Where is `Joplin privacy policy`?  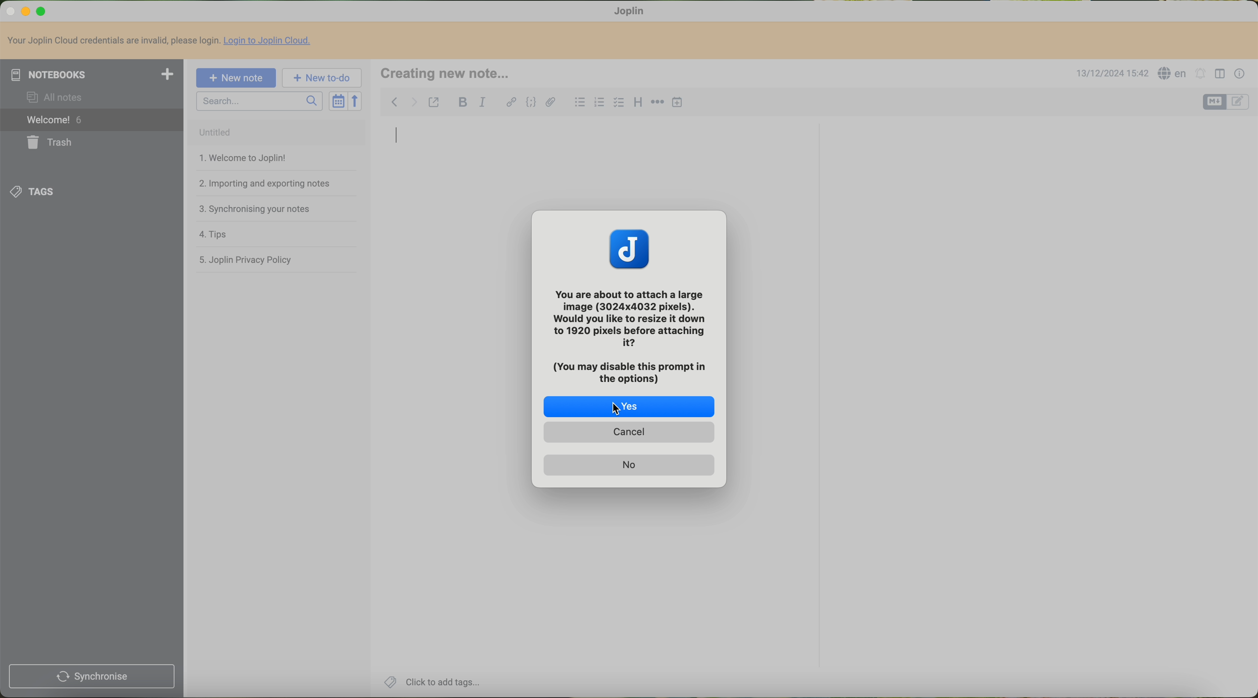 Joplin privacy policy is located at coordinates (245, 259).